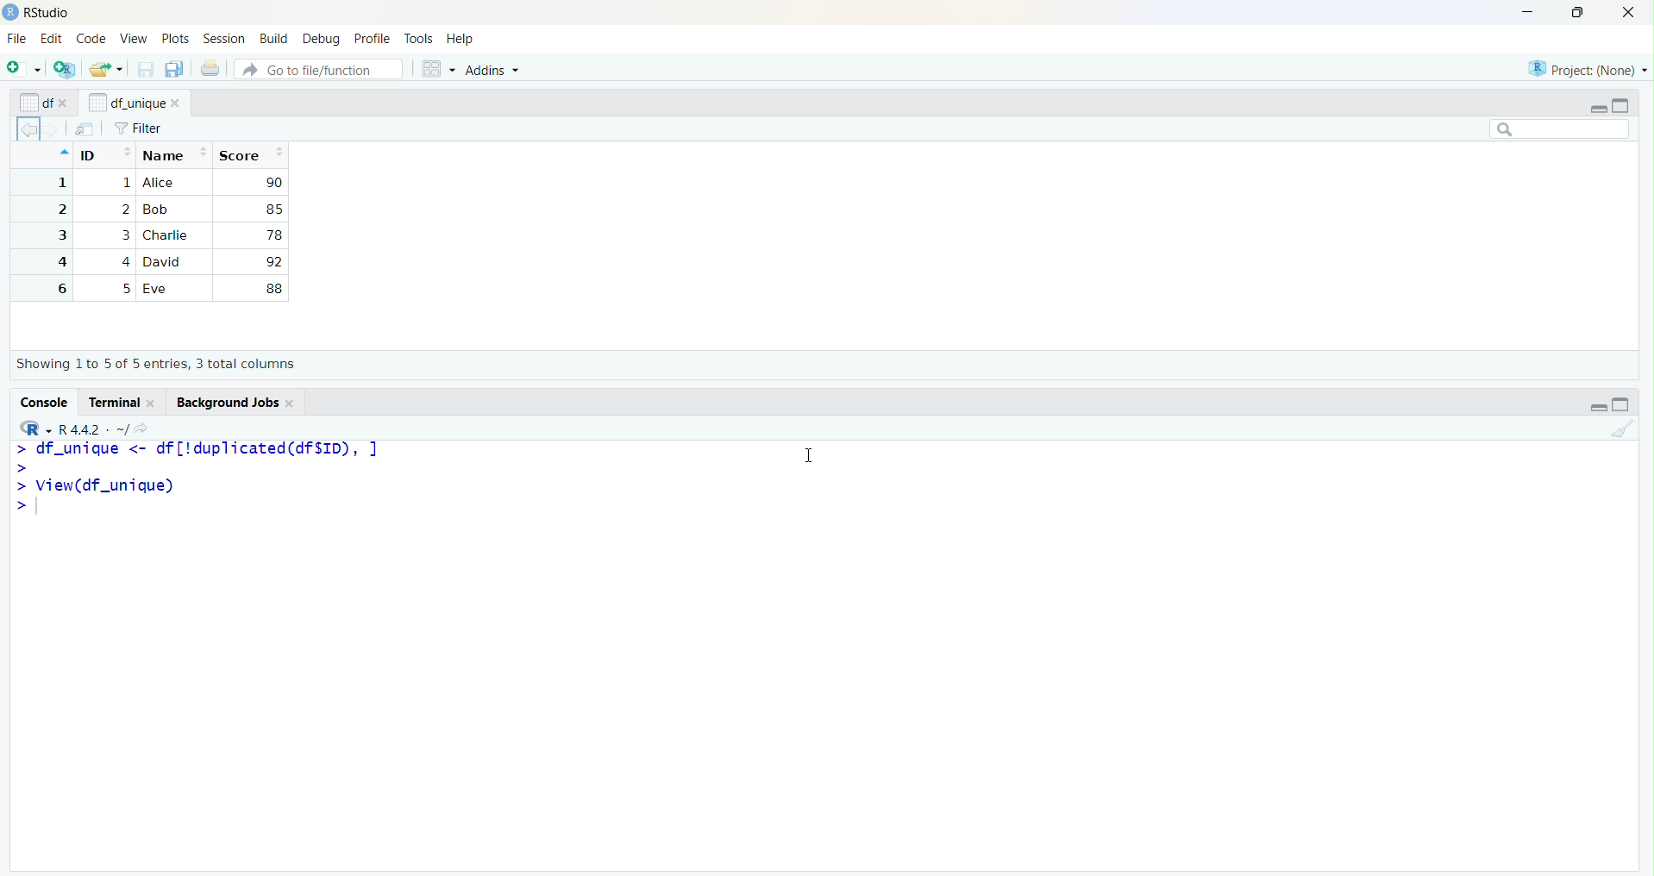  What do you see at coordinates (85, 129) in the screenshot?
I see `file` at bounding box center [85, 129].